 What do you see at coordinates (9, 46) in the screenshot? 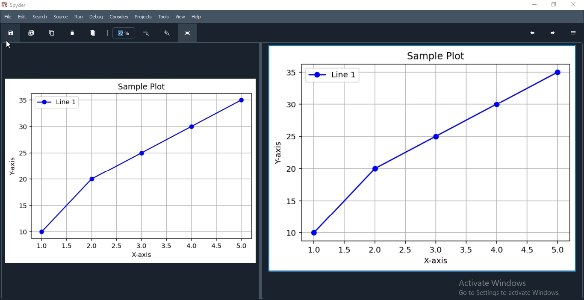
I see `cursor` at bounding box center [9, 46].